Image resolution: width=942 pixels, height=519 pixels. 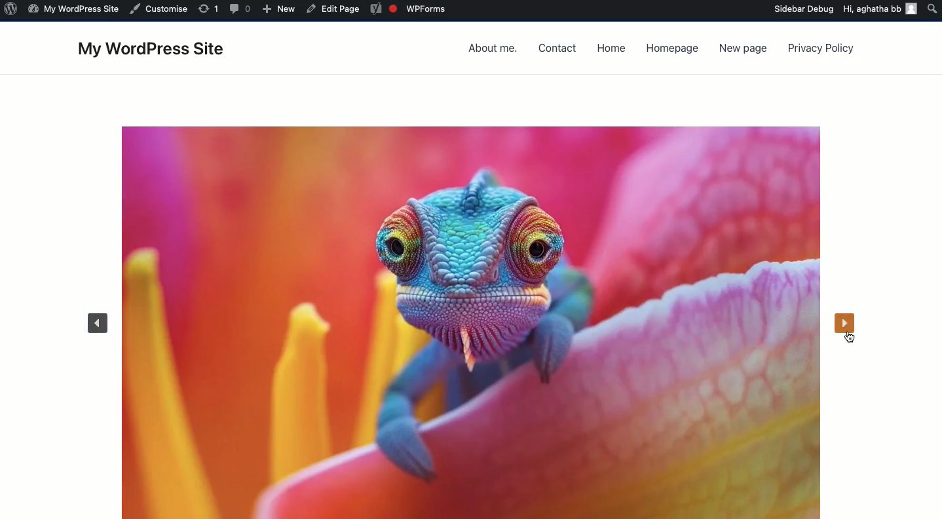 What do you see at coordinates (241, 9) in the screenshot?
I see `comments` at bounding box center [241, 9].